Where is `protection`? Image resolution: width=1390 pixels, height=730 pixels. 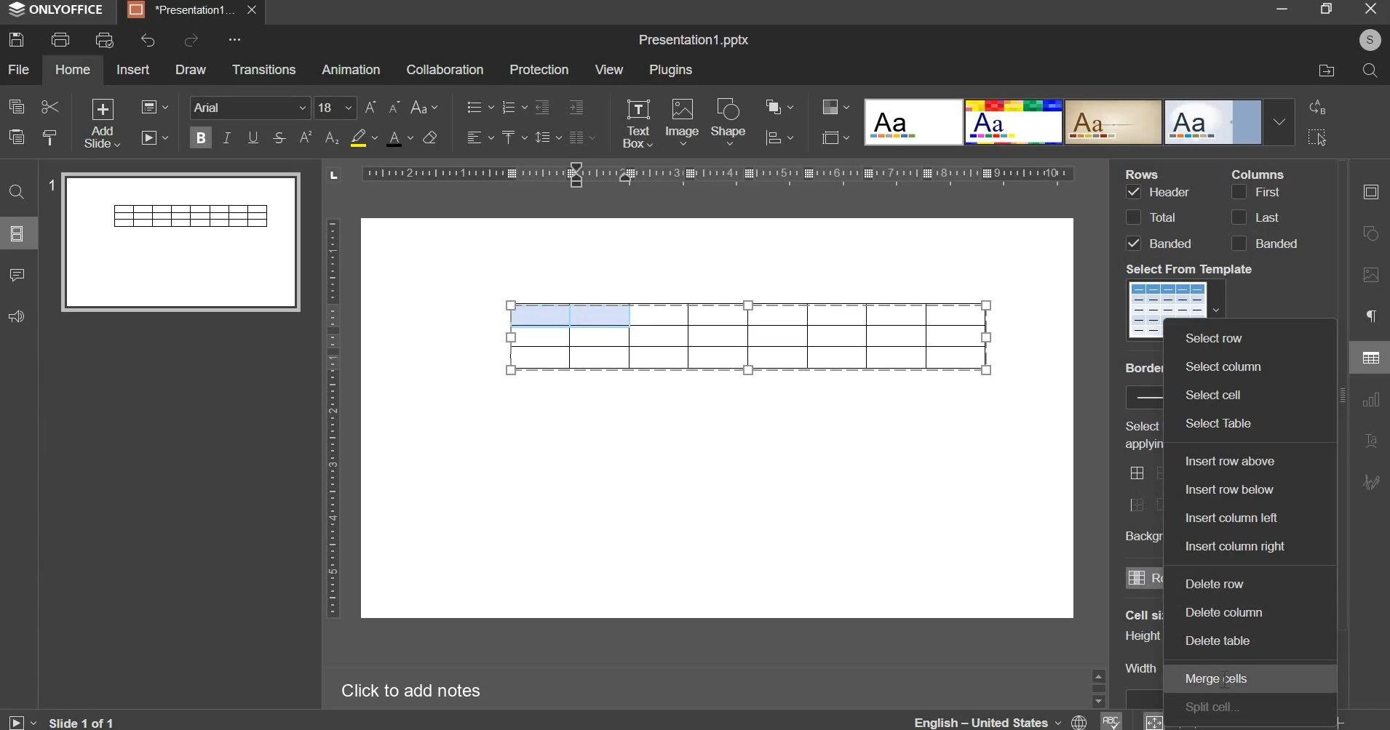 protection is located at coordinates (539, 70).